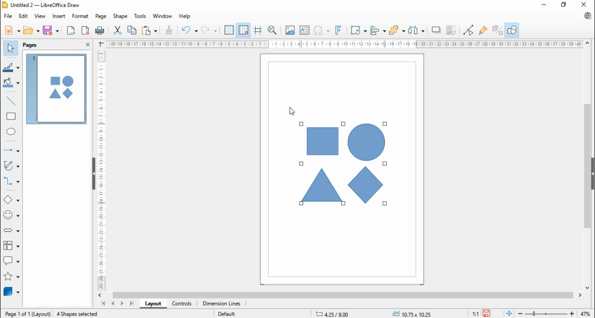  What do you see at coordinates (290, 31) in the screenshot?
I see `insert image` at bounding box center [290, 31].